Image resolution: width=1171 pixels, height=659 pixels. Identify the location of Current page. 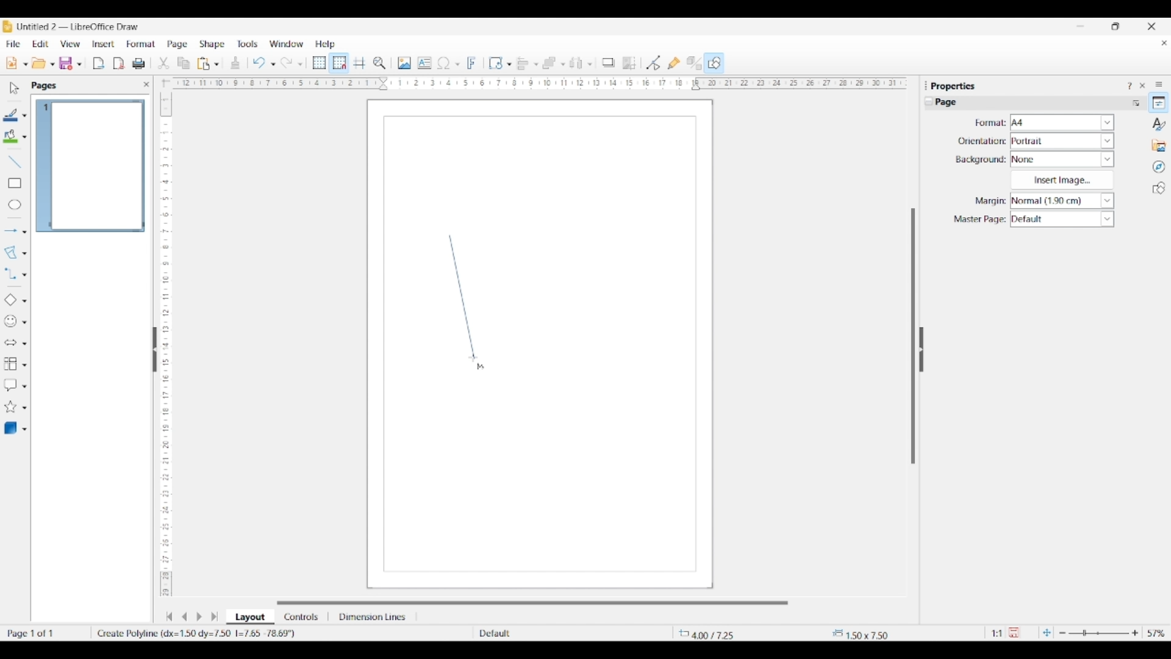
(90, 166).